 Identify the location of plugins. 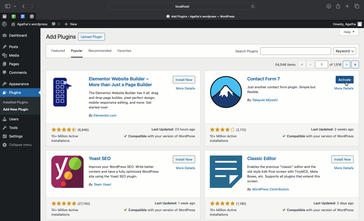
(13, 93).